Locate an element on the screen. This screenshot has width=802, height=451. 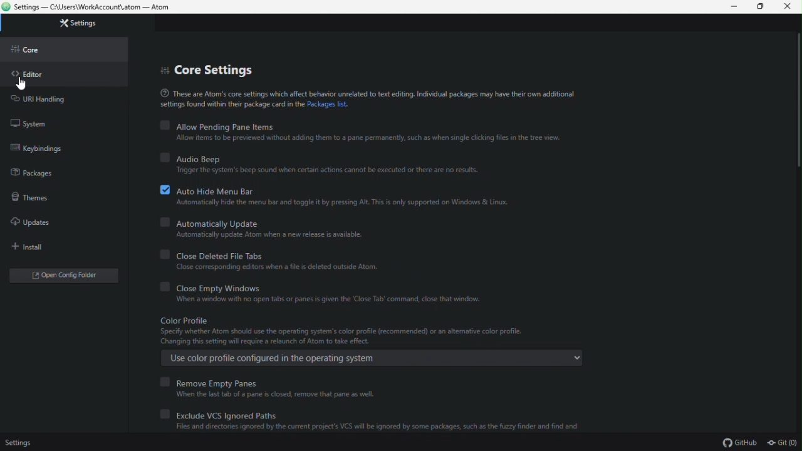
Files and directories ignored by the current project's VCS will be ignored by some packages, such as the fuzzy finder and find and is located at coordinates (383, 427).